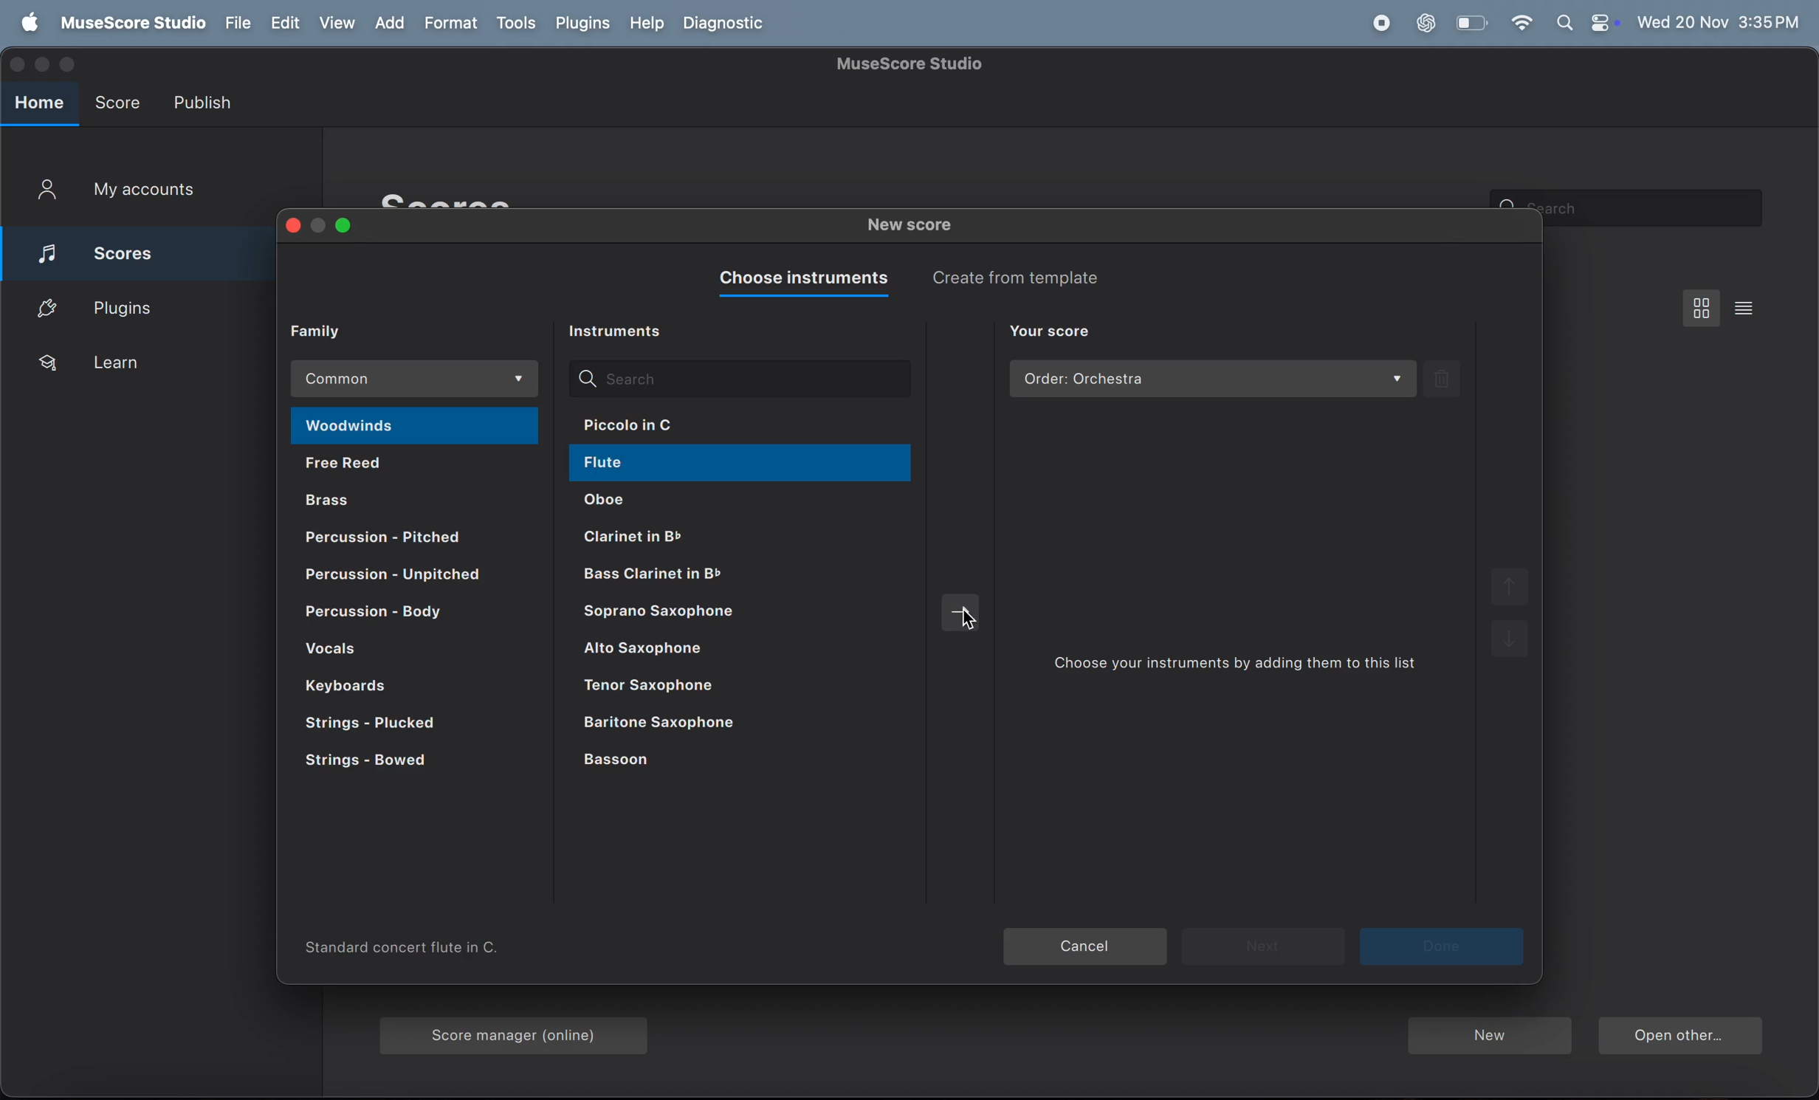  What do you see at coordinates (1749, 307) in the screenshot?
I see `list view` at bounding box center [1749, 307].